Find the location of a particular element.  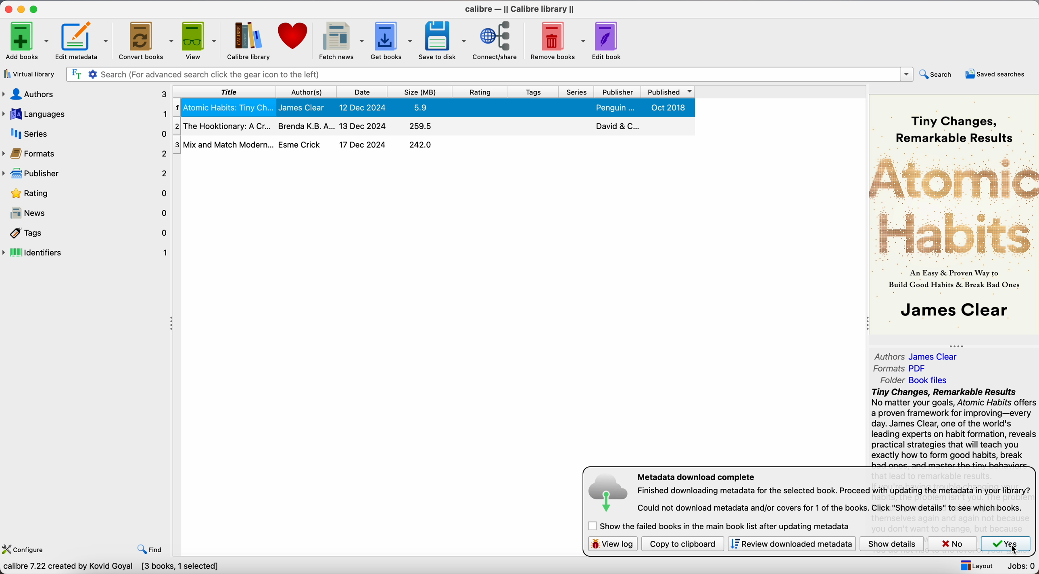

Atomic Habits: Tiny Ch... is located at coordinates (225, 107).